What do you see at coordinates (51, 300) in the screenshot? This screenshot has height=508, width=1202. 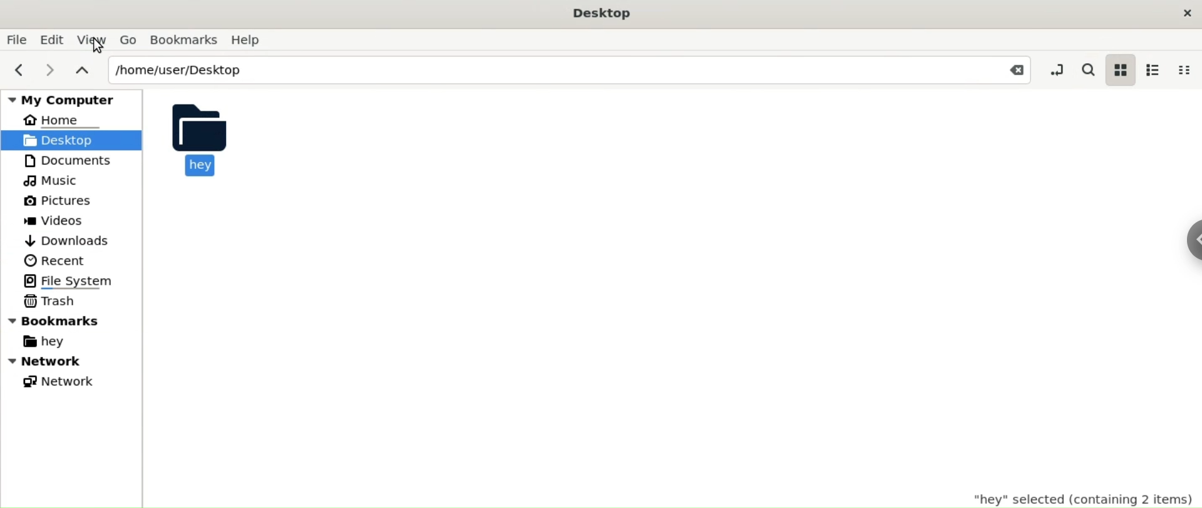 I see `Trash` at bounding box center [51, 300].